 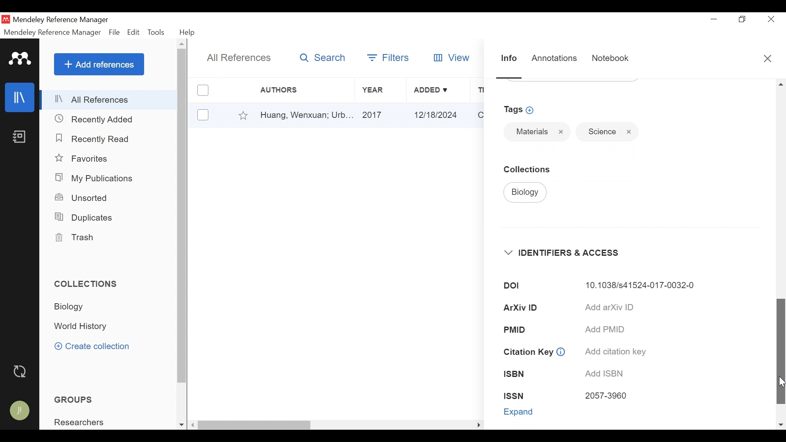 I want to click on All References, so click(x=240, y=59).